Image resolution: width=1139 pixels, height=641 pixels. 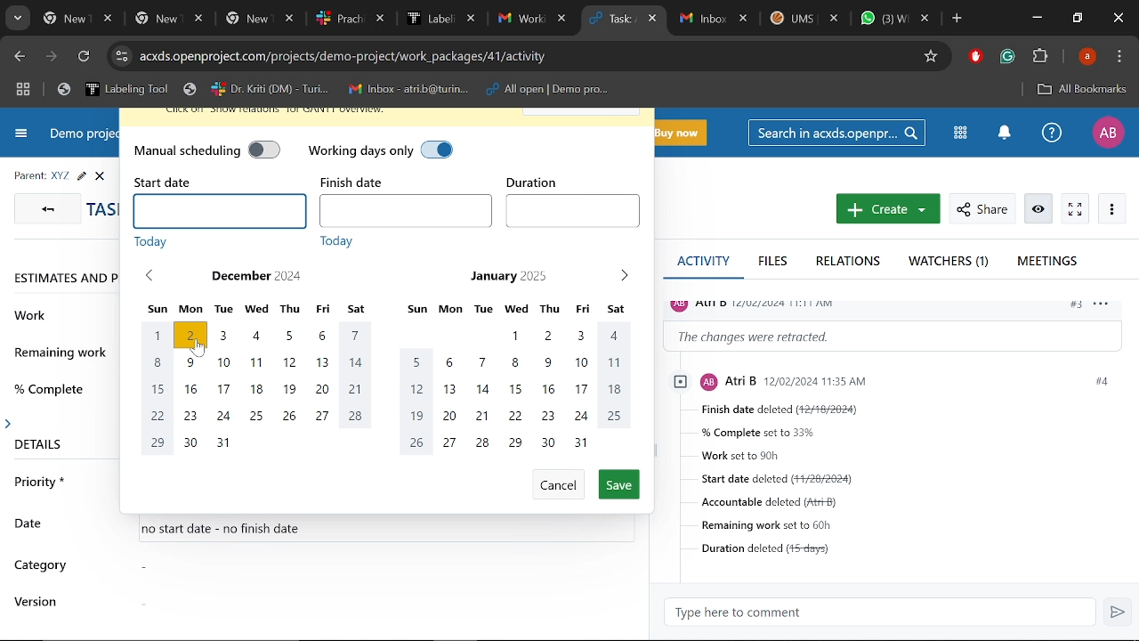 What do you see at coordinates (687, 134) in the screenshot?
I see `Buy now` at bounding box center [687, 134].